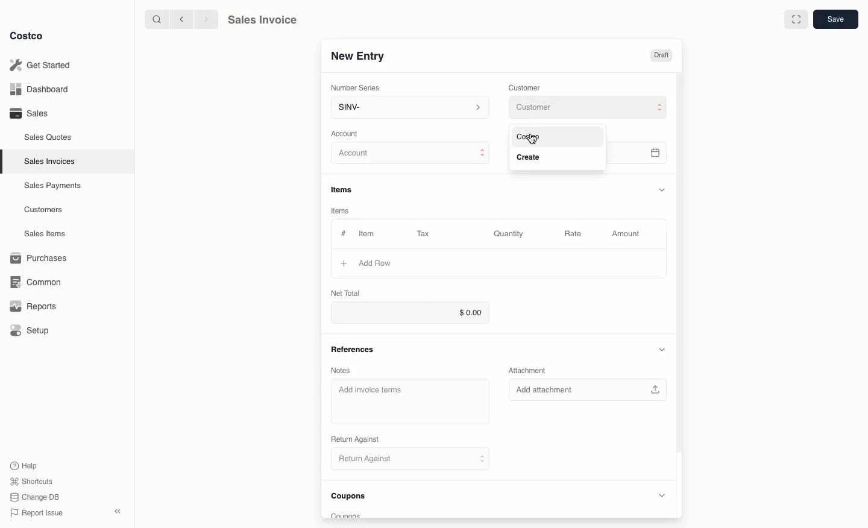  What do you see at coordinates (368, 233) in the screenshot?
I see `Item` at bounding box center [368, 233].